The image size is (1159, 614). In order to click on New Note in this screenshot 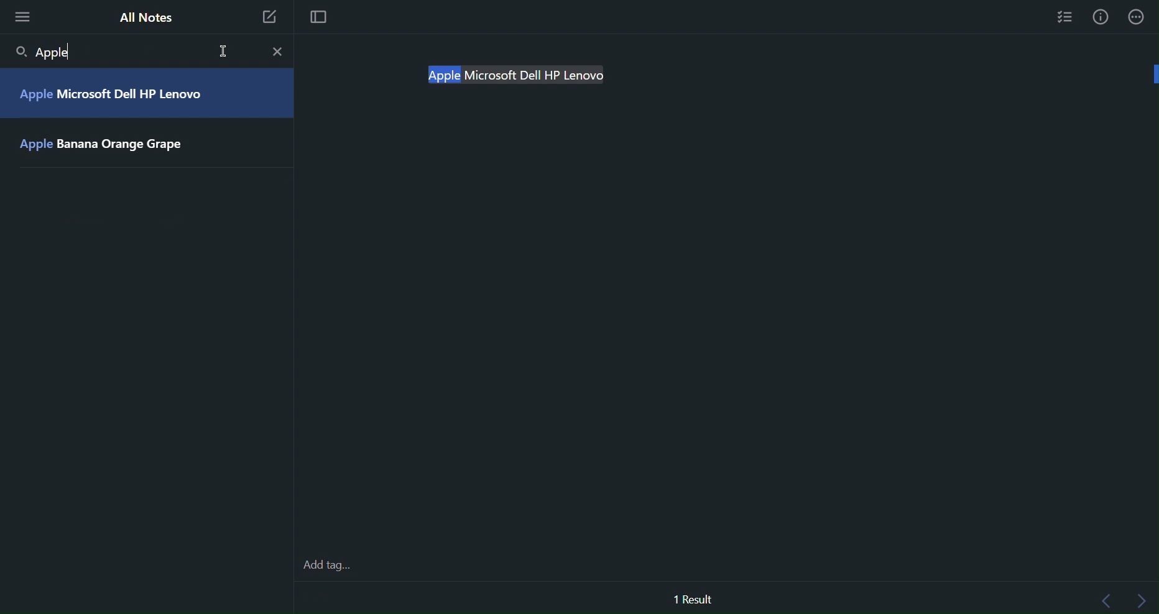, I will do `click(269, 17)`.